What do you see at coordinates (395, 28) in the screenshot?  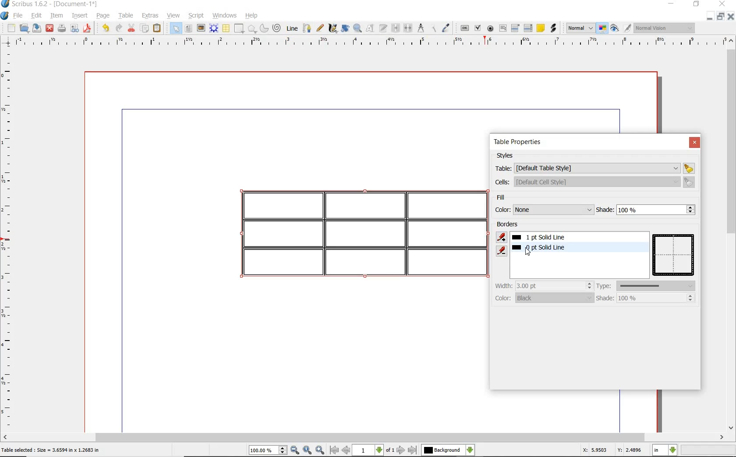 I see `link text frame` at bounding box center [395, 28].